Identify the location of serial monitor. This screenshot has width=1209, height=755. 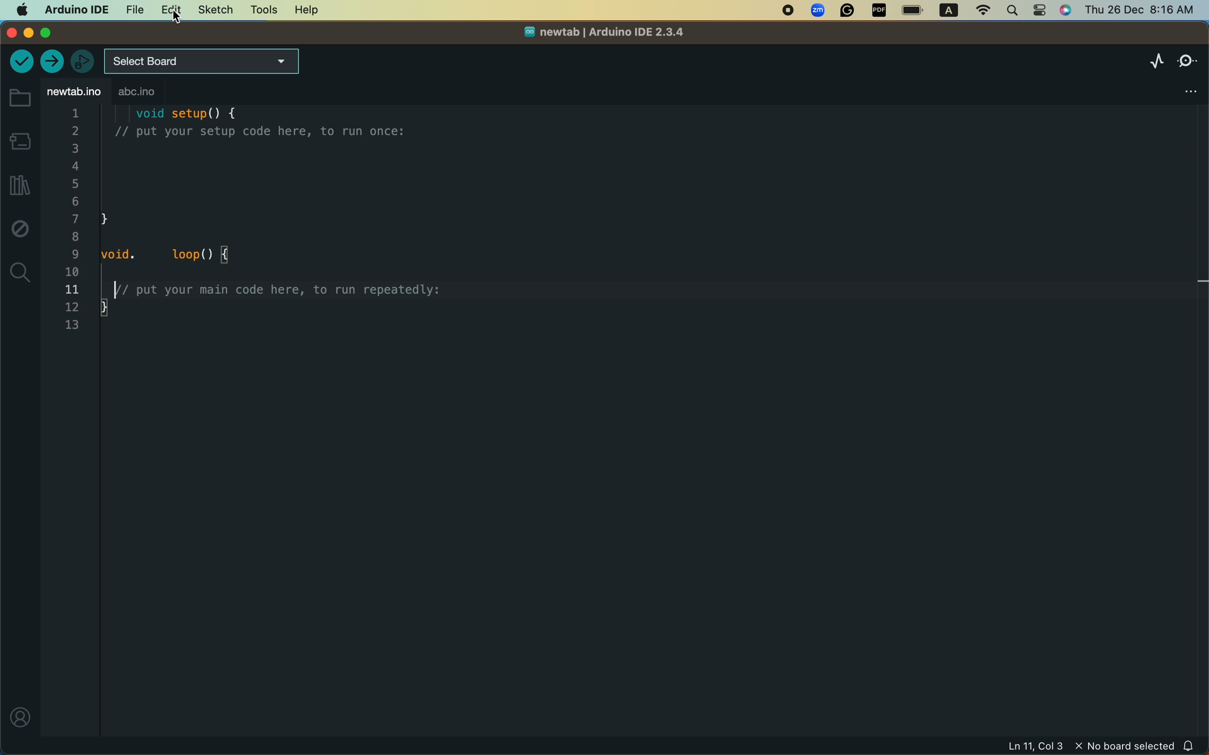
(1188, 58).